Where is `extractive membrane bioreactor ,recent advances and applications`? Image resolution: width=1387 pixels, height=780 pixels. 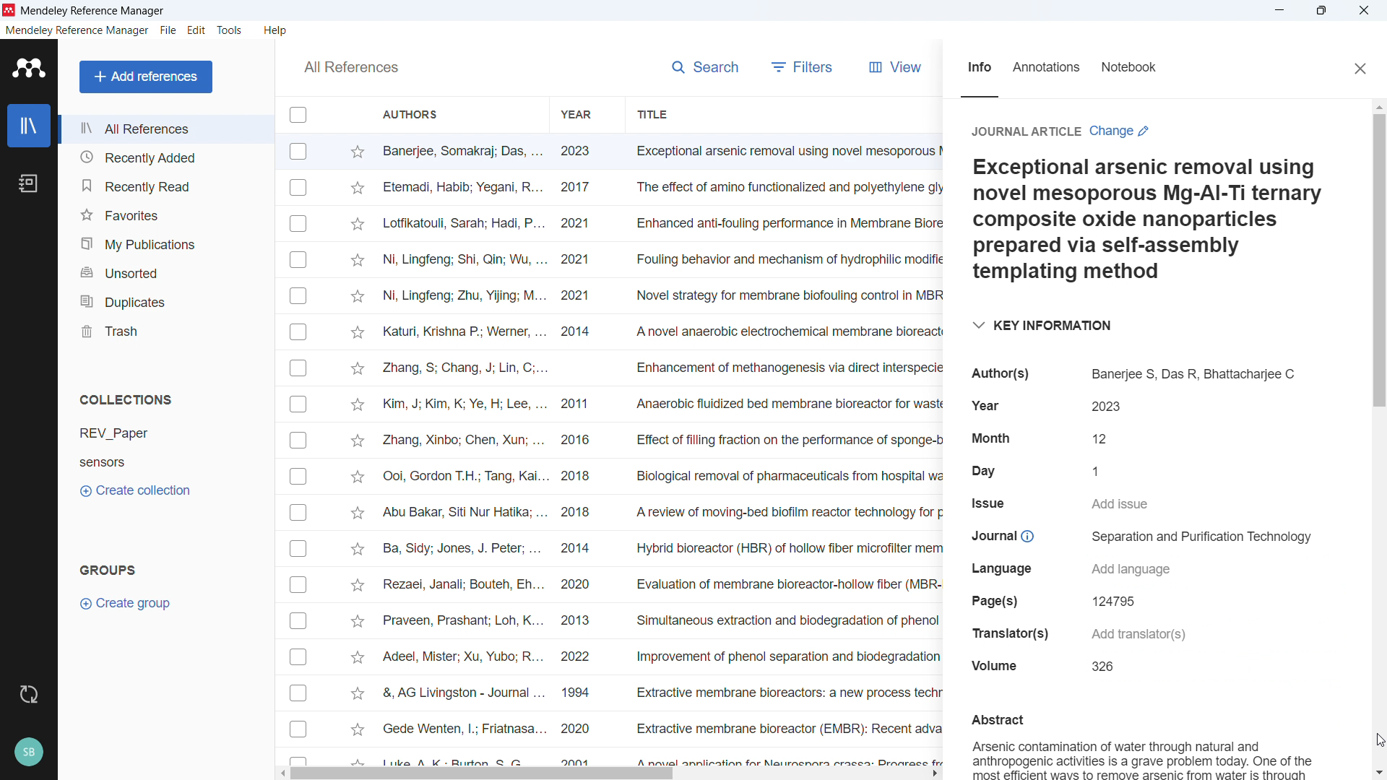 extractive membrane bioreactor ,recent advances and applications is located at coordinates (785, 730).